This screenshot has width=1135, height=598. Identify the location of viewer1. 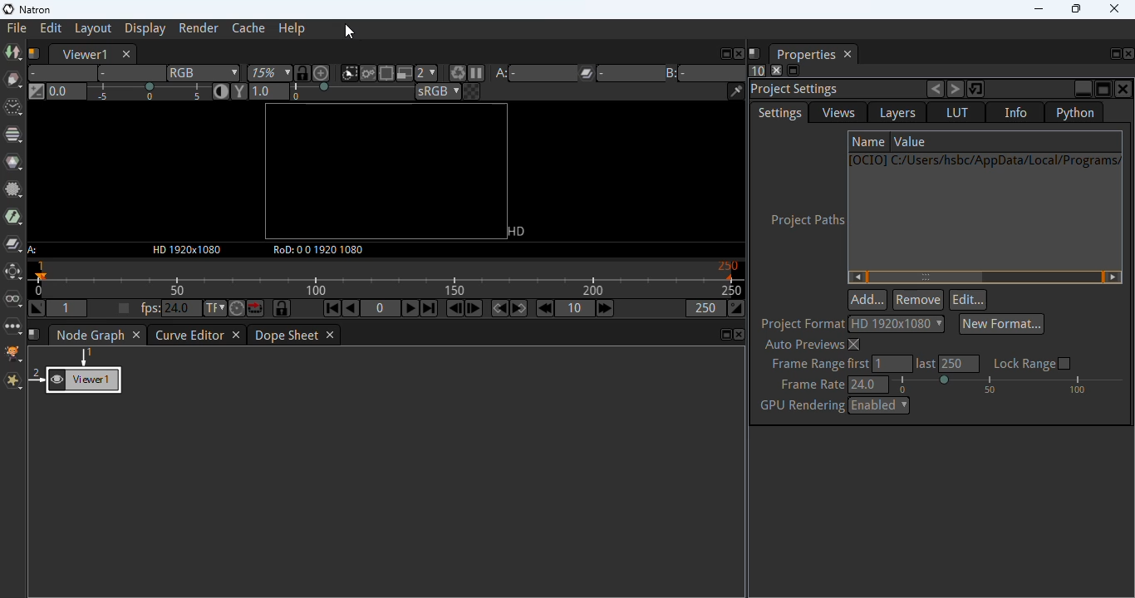
(85, 54).